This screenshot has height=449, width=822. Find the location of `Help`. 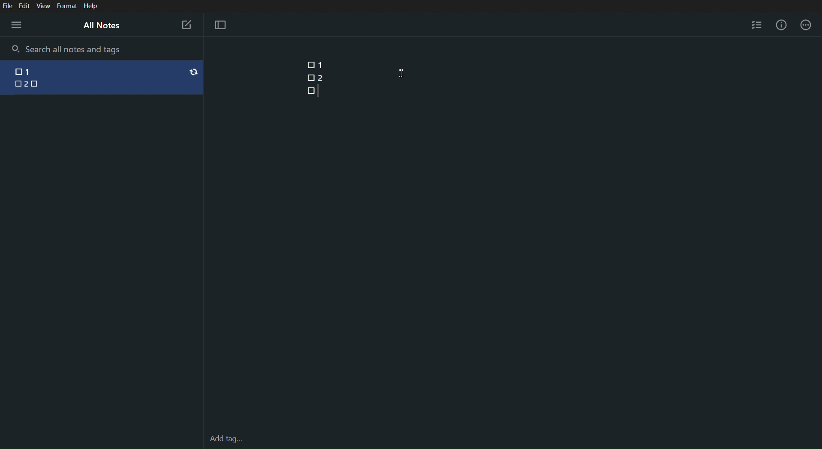

Help is located at coordinates (91, 6).